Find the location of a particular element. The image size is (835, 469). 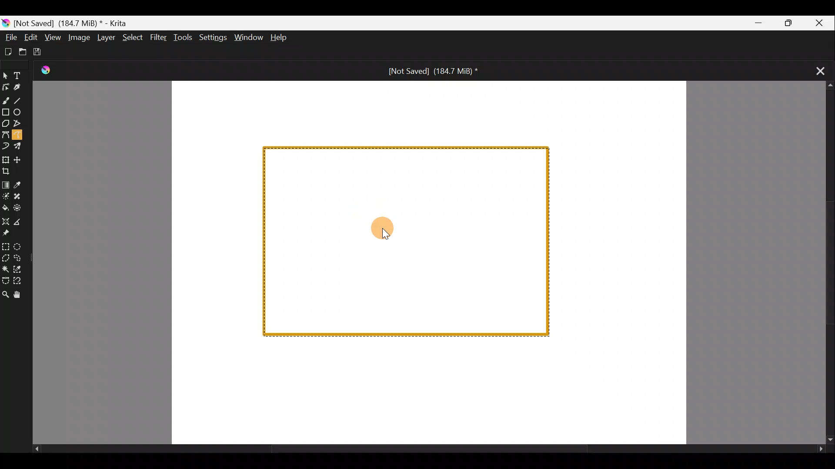

Reference images tool is located at coordinates (10, 234).